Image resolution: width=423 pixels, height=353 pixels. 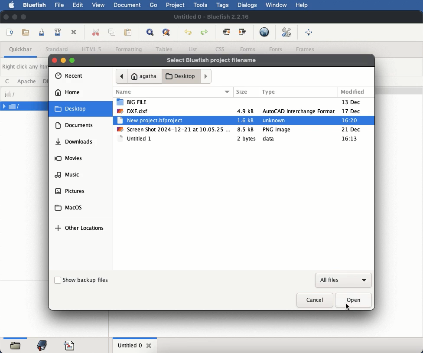 What do you see at coordinates (69, 175) in the screenshot?
I see `music` at bounding box center [69, 175].